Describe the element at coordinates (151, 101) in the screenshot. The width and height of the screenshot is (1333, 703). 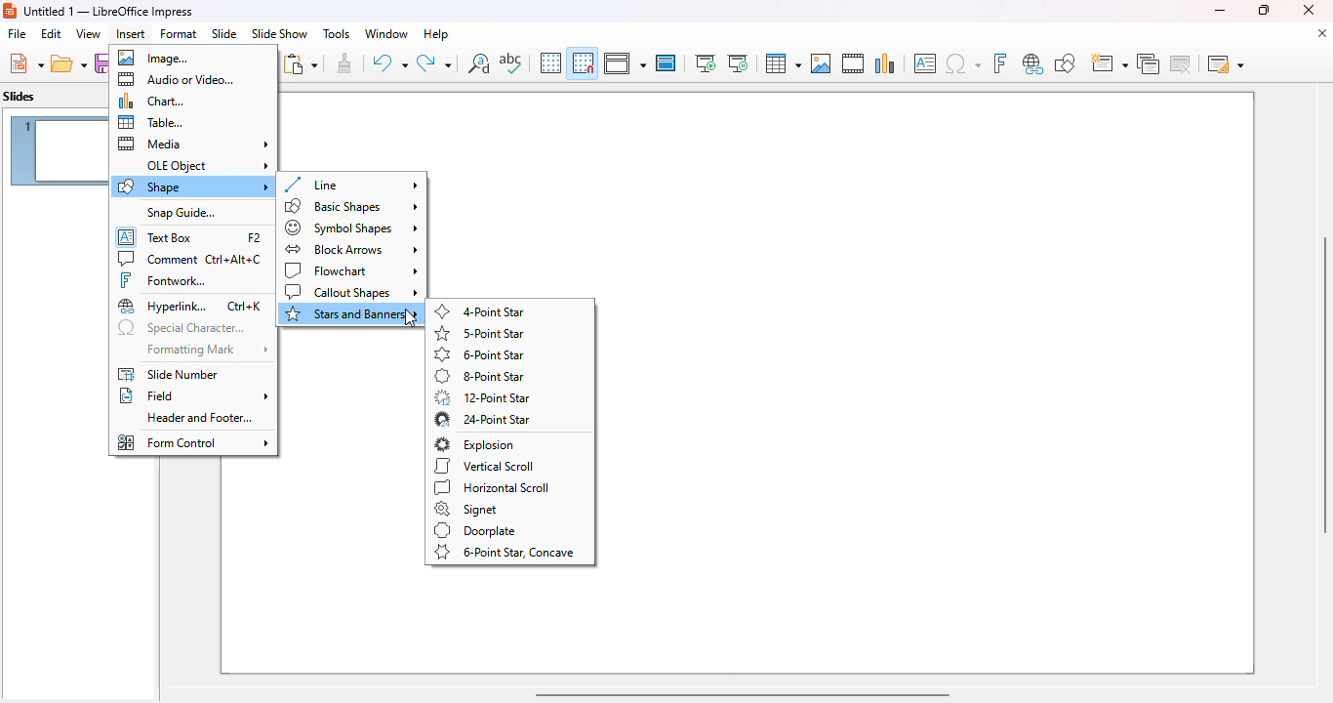
I see `chart` at that location.